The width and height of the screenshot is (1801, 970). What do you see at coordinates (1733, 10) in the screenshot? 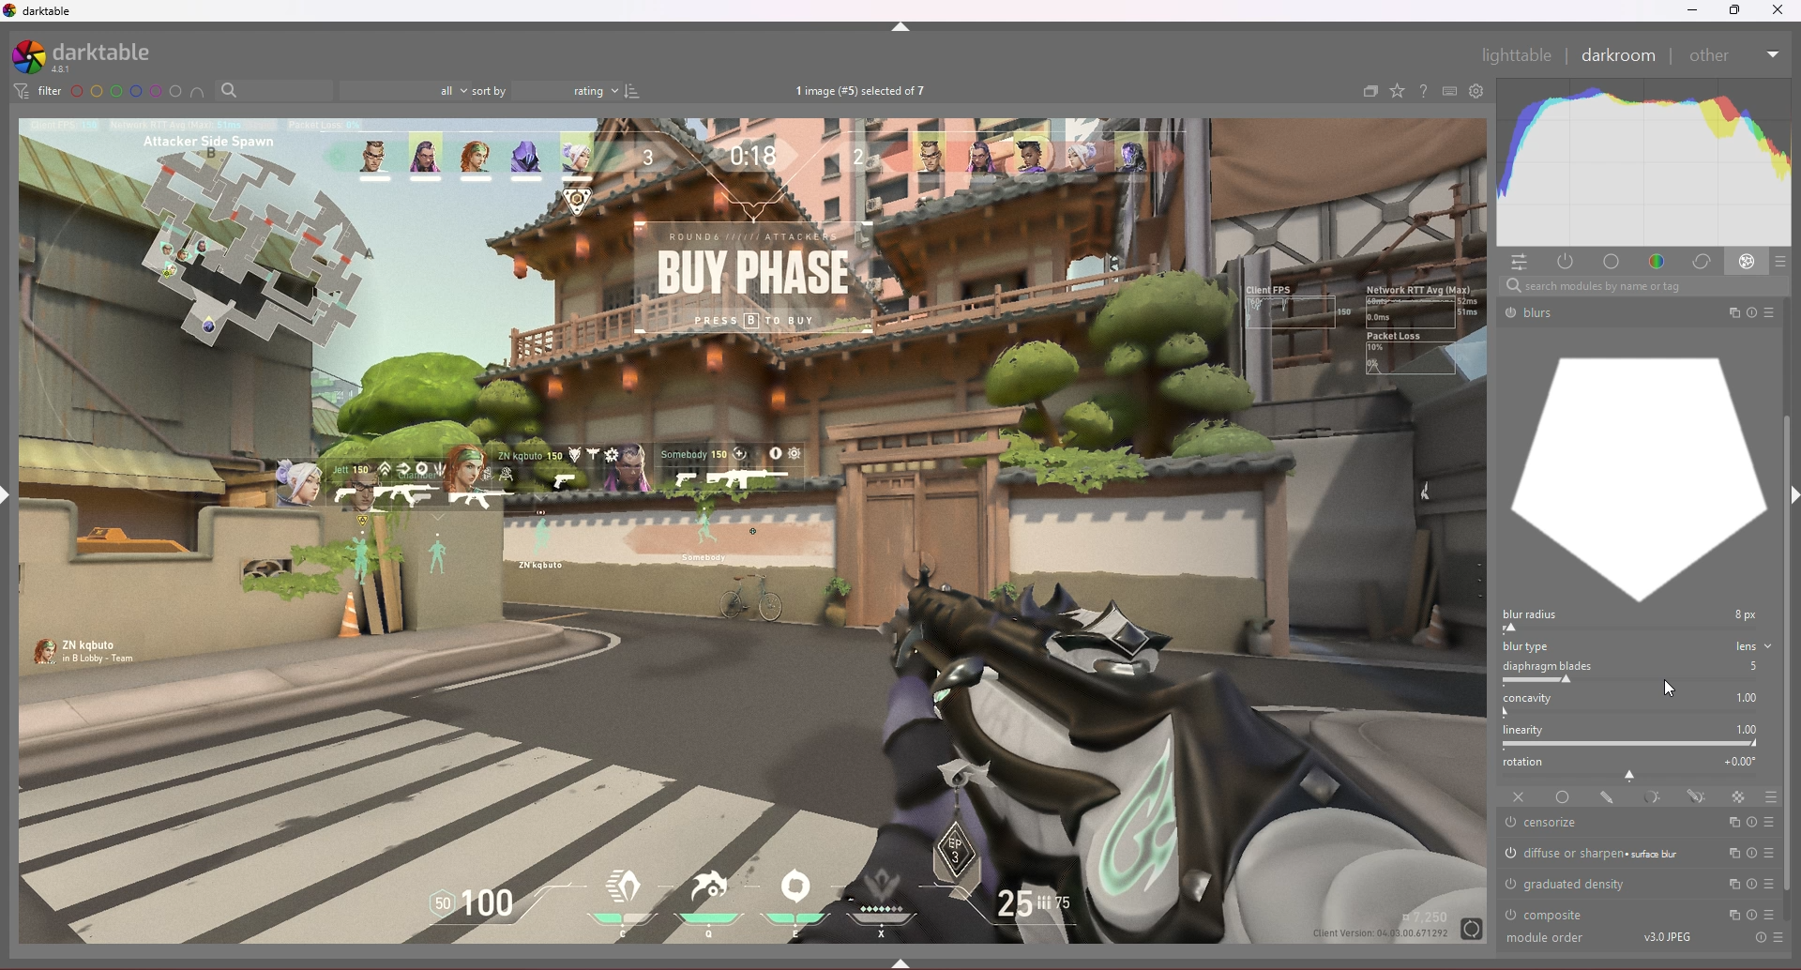
I see `resize` at bounding box center [1733, 10].